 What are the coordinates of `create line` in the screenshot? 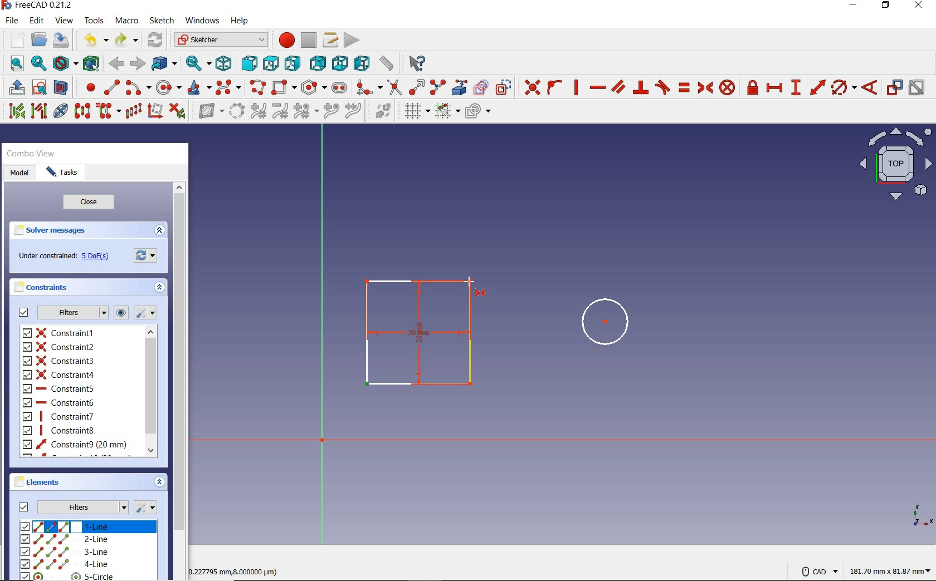 It's located at (111, 87).